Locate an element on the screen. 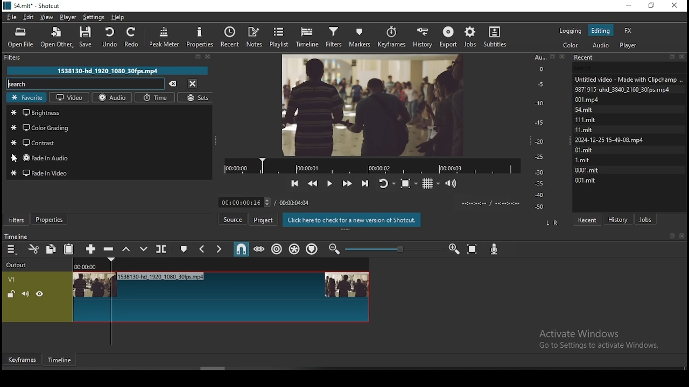 This screenshot has height=387, width=689. history is located at coordinates (423, 36).